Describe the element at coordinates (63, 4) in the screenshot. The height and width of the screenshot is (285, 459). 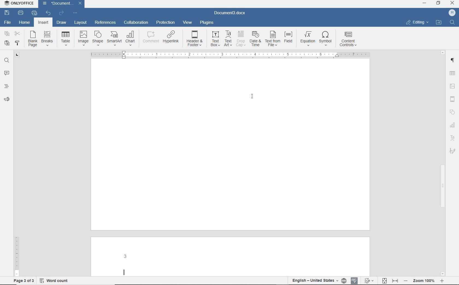
I see `DOCUMENT` at that location.